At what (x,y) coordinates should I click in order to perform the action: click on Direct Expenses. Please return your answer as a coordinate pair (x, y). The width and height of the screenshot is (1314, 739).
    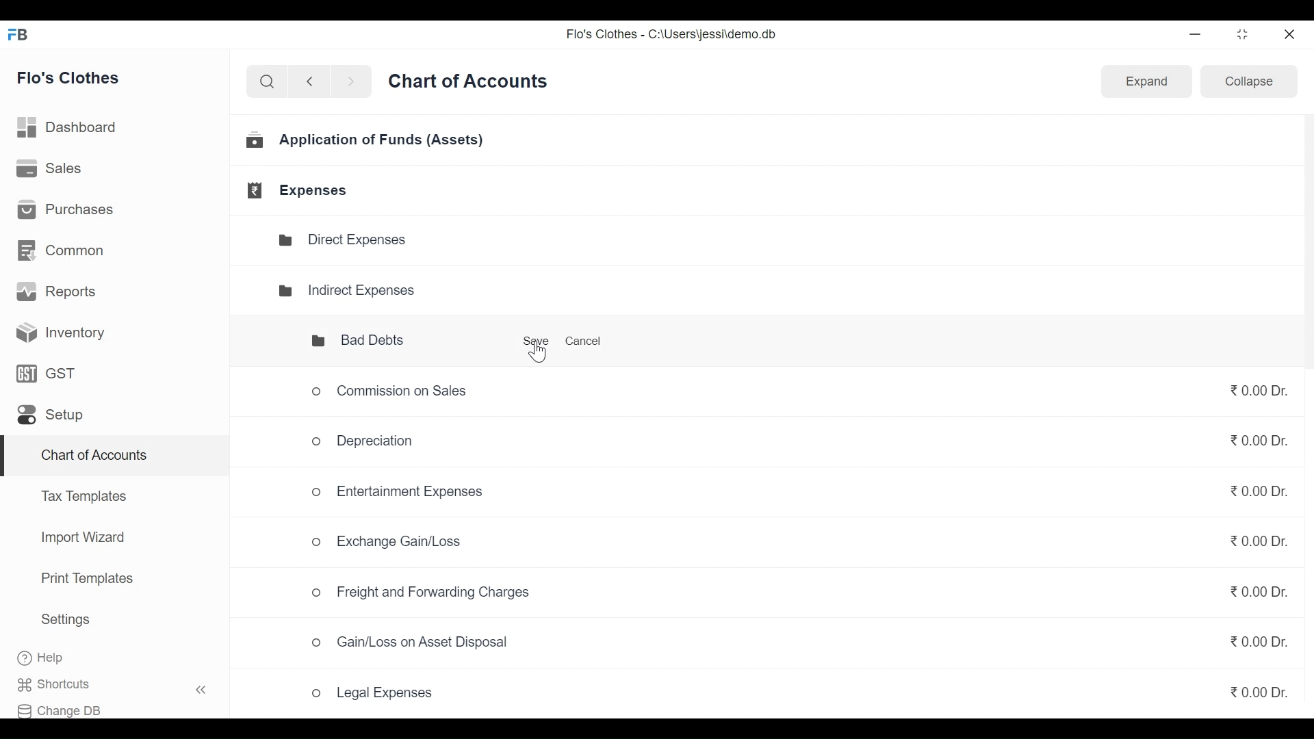
    Looking at the image, I should click on (349, 240).